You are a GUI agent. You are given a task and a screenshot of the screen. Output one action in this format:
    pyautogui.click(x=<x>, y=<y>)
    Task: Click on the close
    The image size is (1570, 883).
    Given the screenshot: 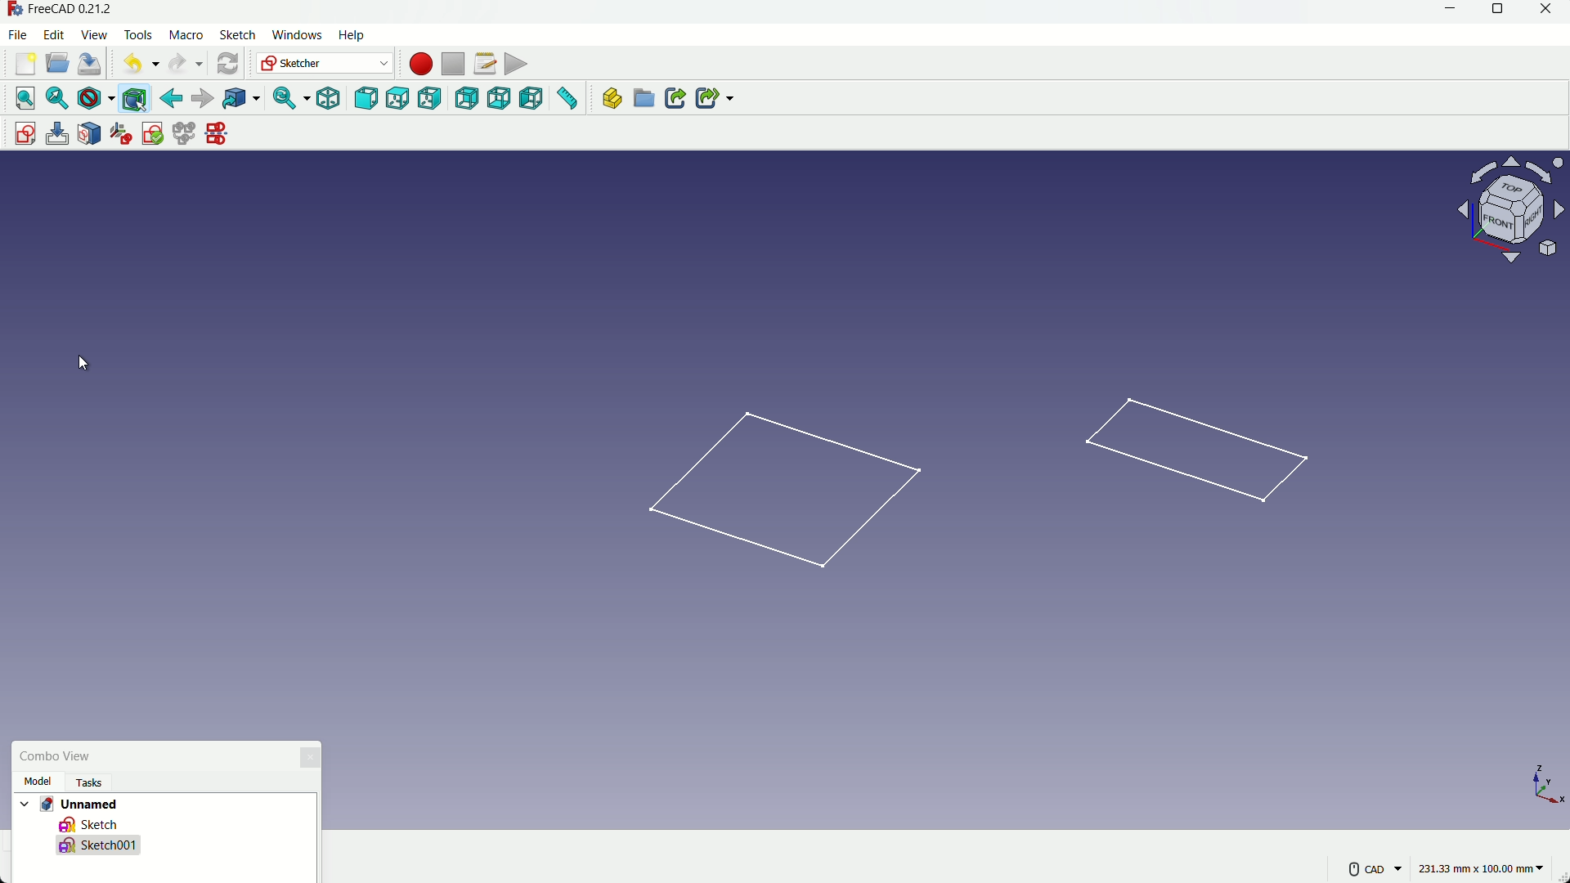 What is the action you would take?
    pyautogui.click(x=310, y=758)
    